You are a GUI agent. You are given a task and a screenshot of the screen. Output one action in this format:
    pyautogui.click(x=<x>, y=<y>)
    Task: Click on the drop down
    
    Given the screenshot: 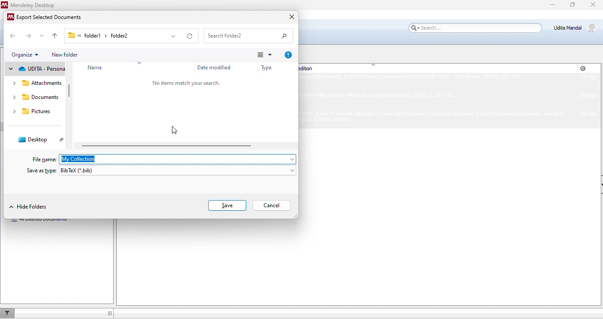 What is the action you would take?
    pyautogui.click(x=141, y=61)
    